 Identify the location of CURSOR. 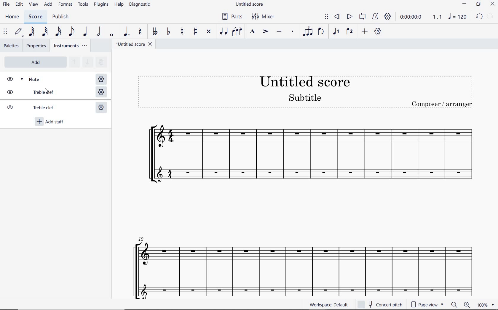
(49, 92).